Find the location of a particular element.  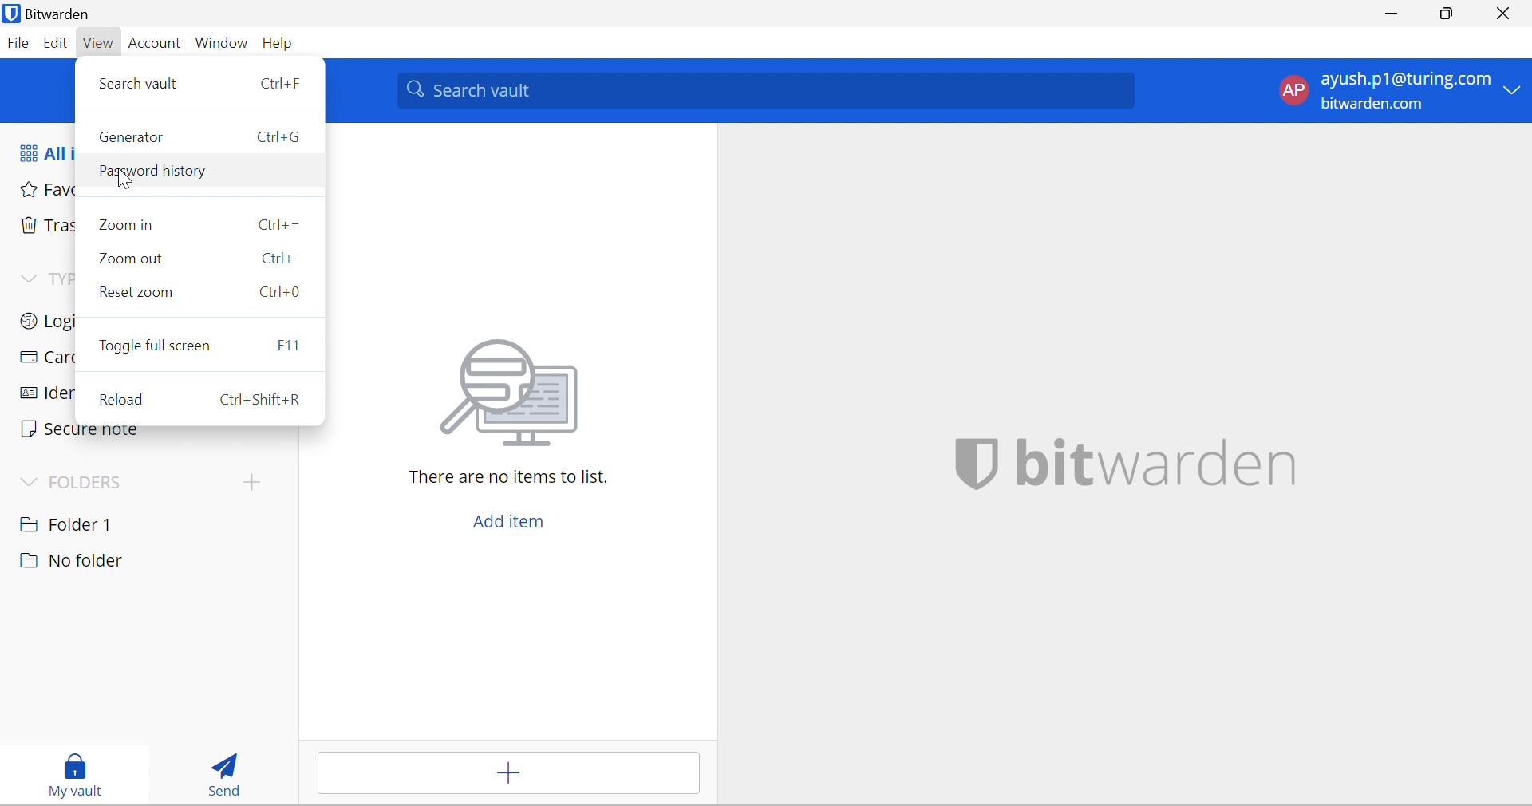

My vault is located at coordinates (69, 775).